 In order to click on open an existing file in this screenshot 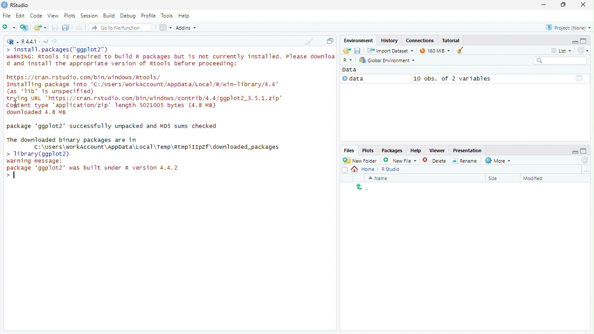, I will do `click(41, 27)`.